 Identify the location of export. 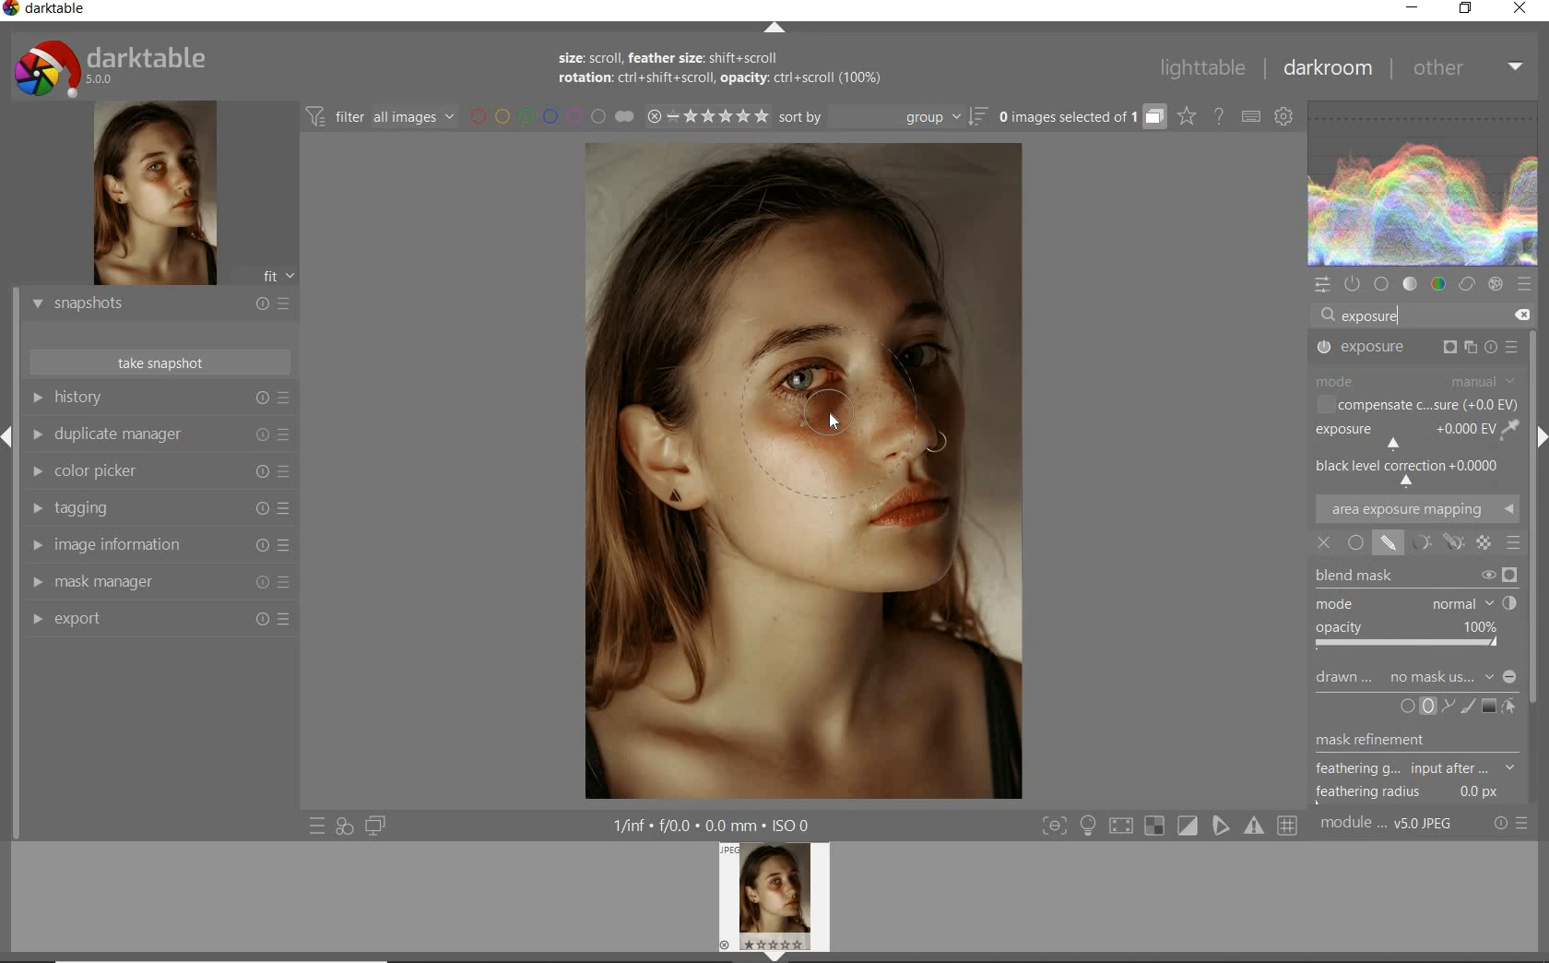
(158, 623).